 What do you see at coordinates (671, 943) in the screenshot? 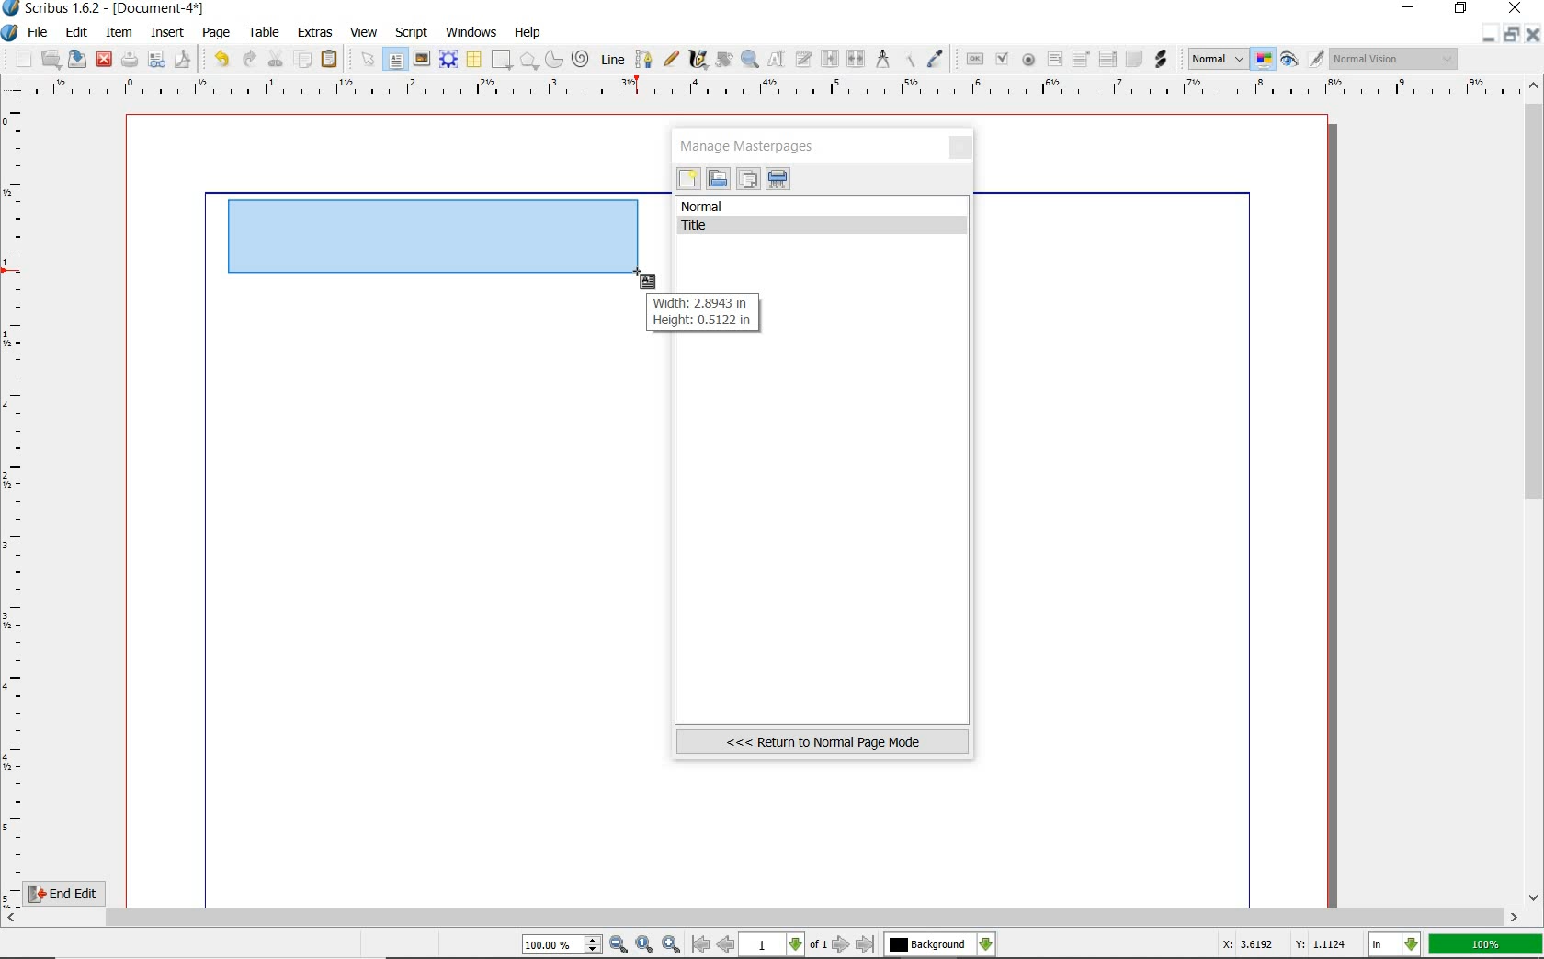
I see `zoom in` at bounding box center [671, 943].